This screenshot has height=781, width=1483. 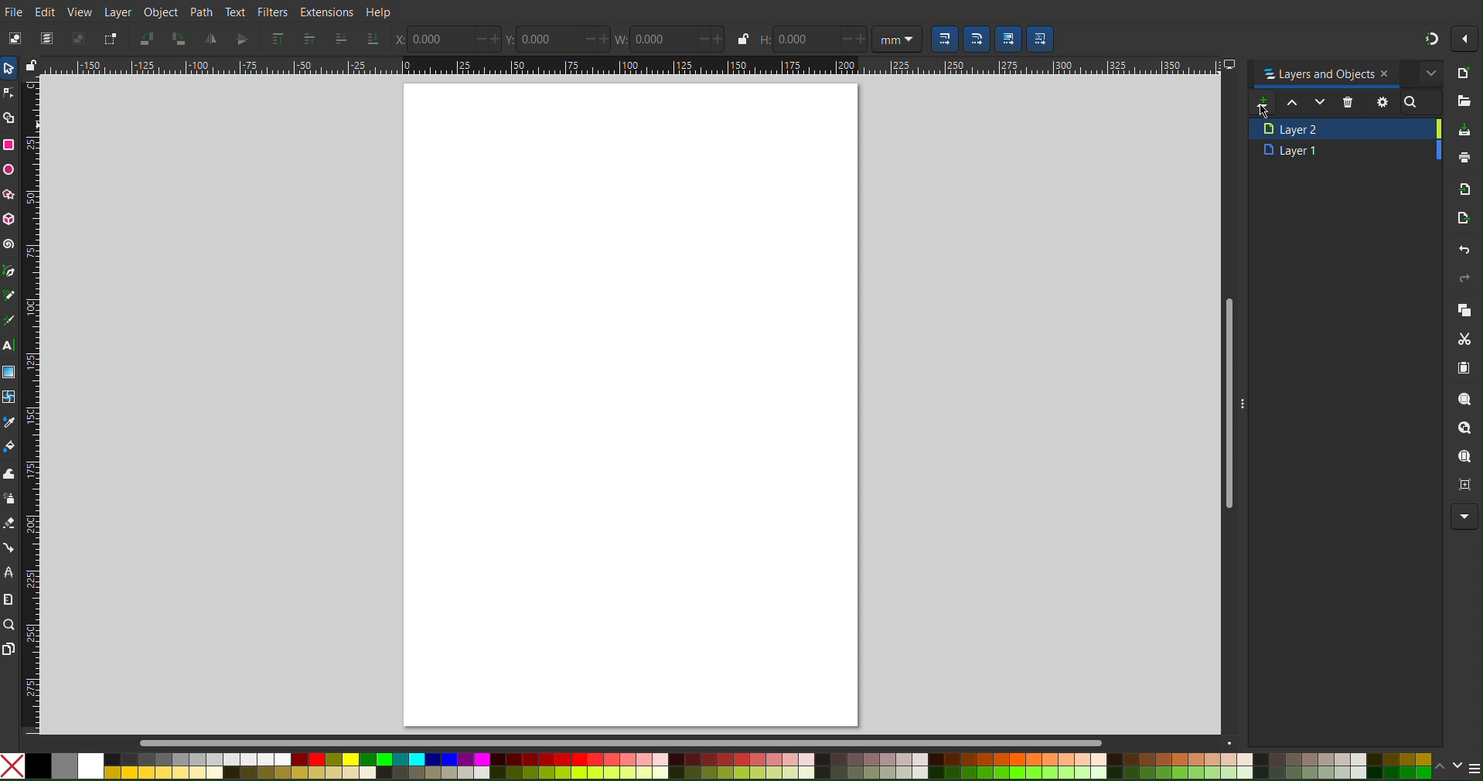 I want to click on Send selection one layer up, so click(x=310, y=39).